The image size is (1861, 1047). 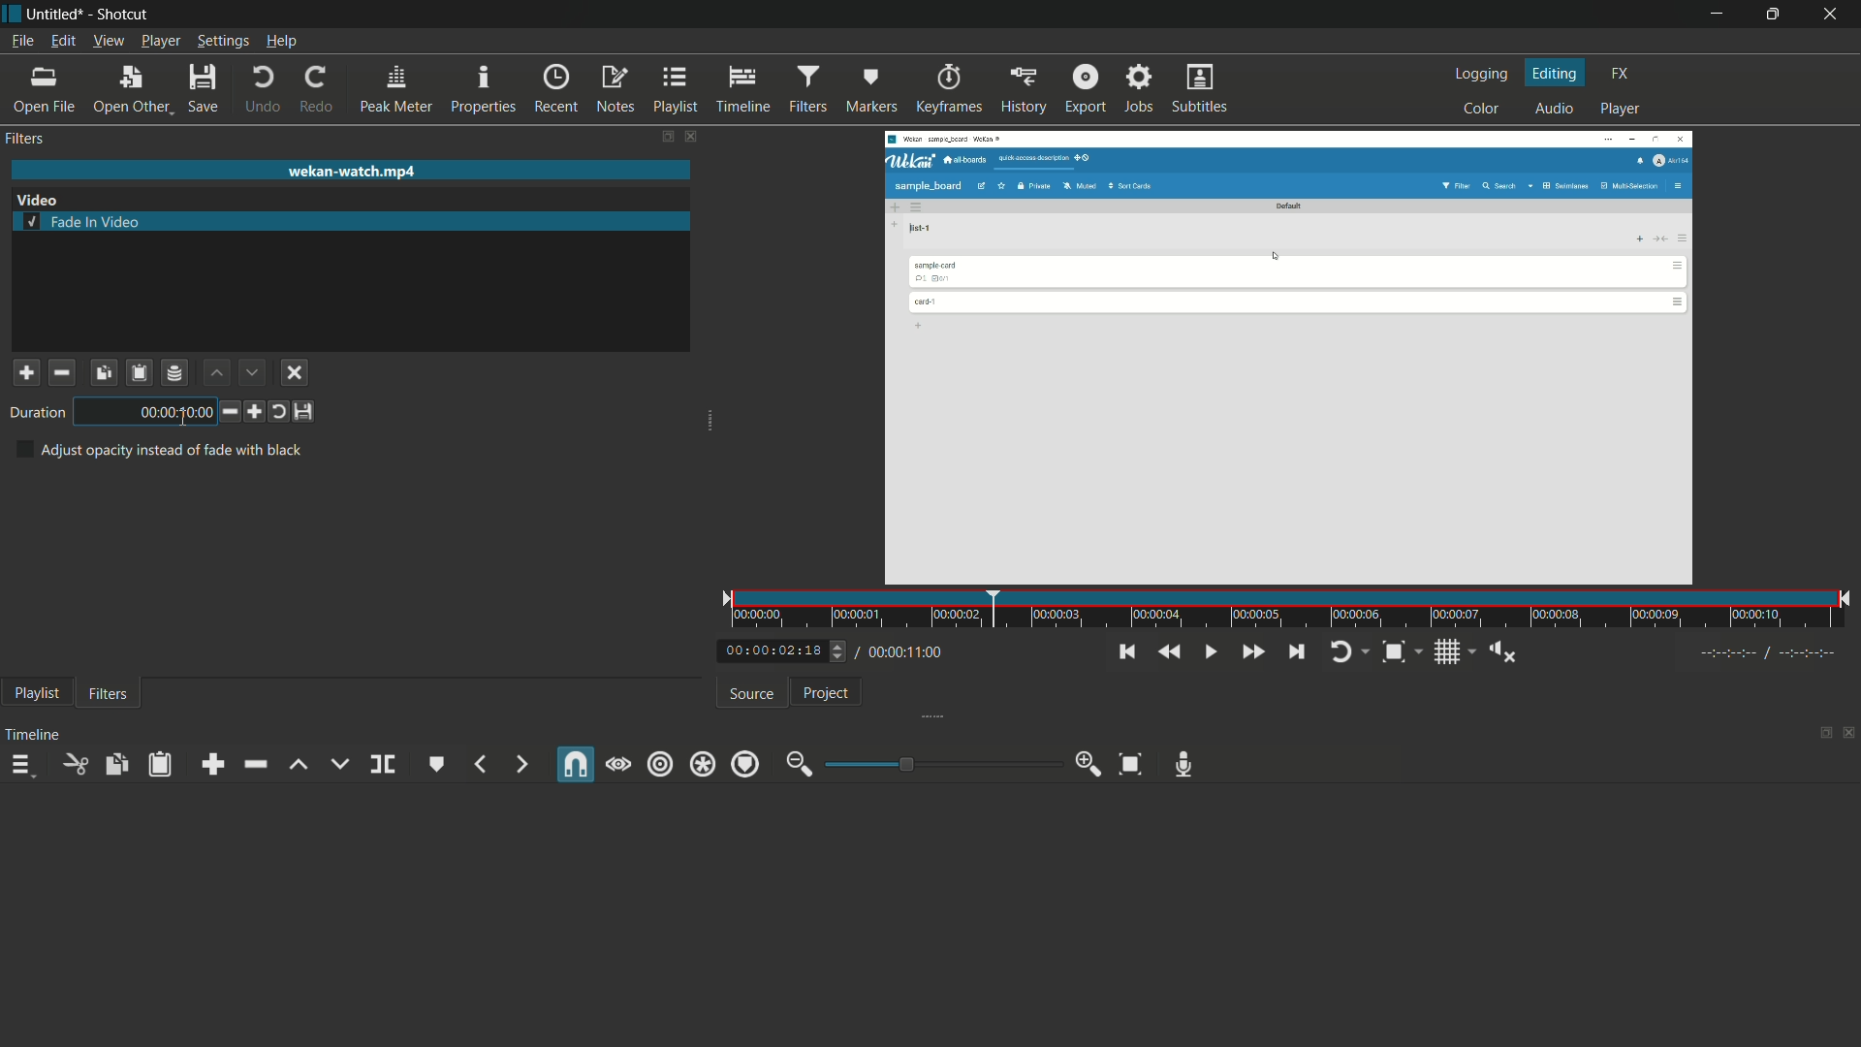 I want to click on copy checked filters, so click(x=115, y=764).